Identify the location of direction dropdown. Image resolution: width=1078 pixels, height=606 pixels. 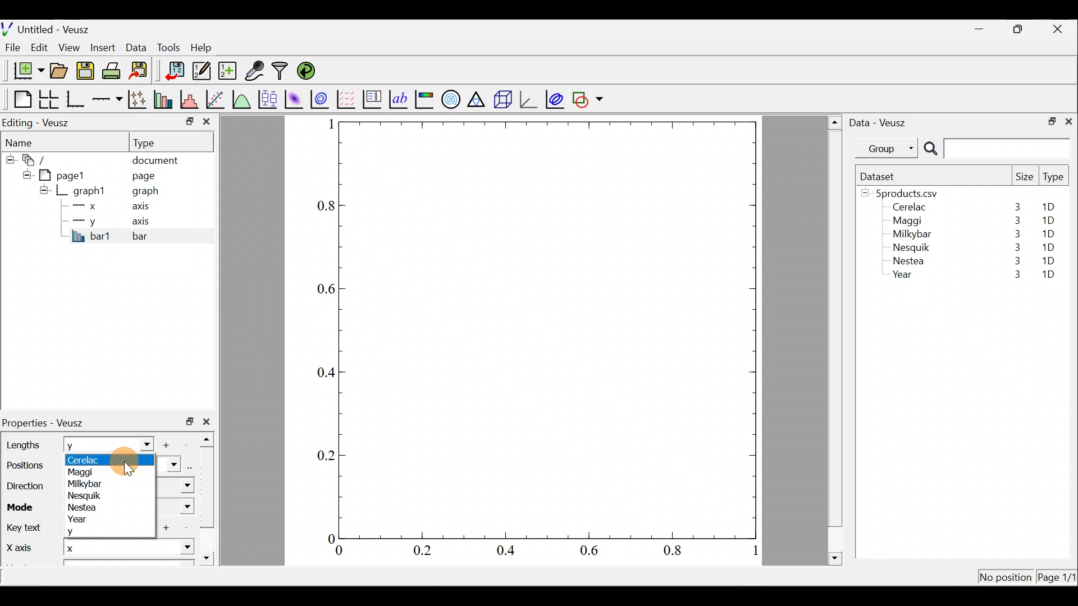
(176, 486).